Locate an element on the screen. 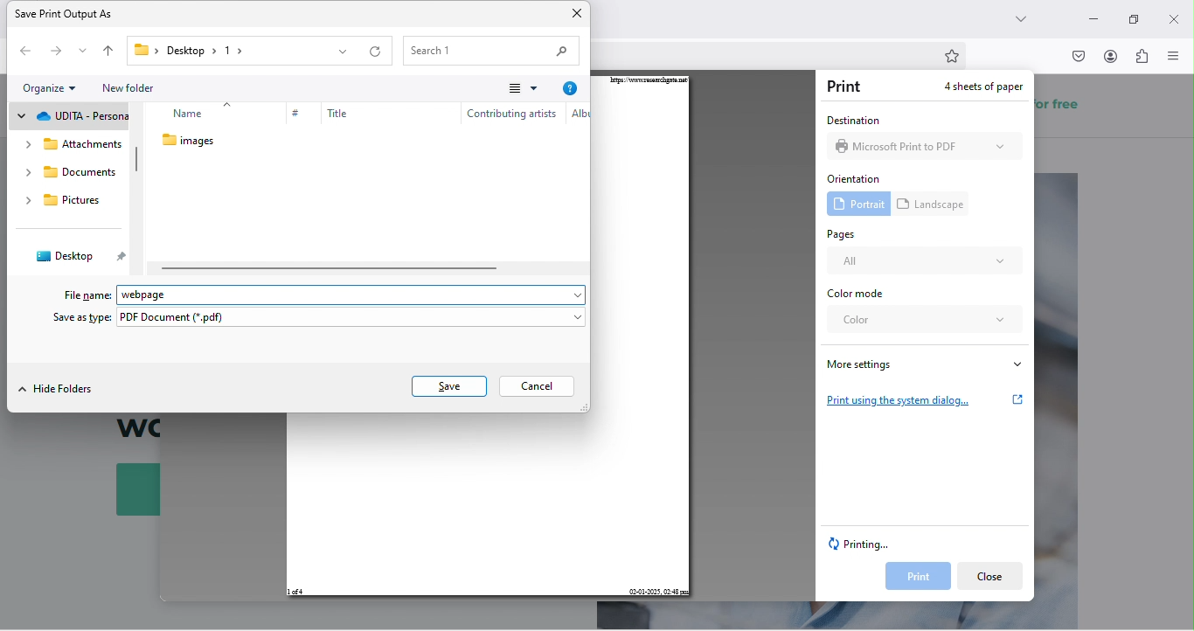 This screenshot has width=1194, height=631. horizontal scroll bar is located at coordinates (329, 268).